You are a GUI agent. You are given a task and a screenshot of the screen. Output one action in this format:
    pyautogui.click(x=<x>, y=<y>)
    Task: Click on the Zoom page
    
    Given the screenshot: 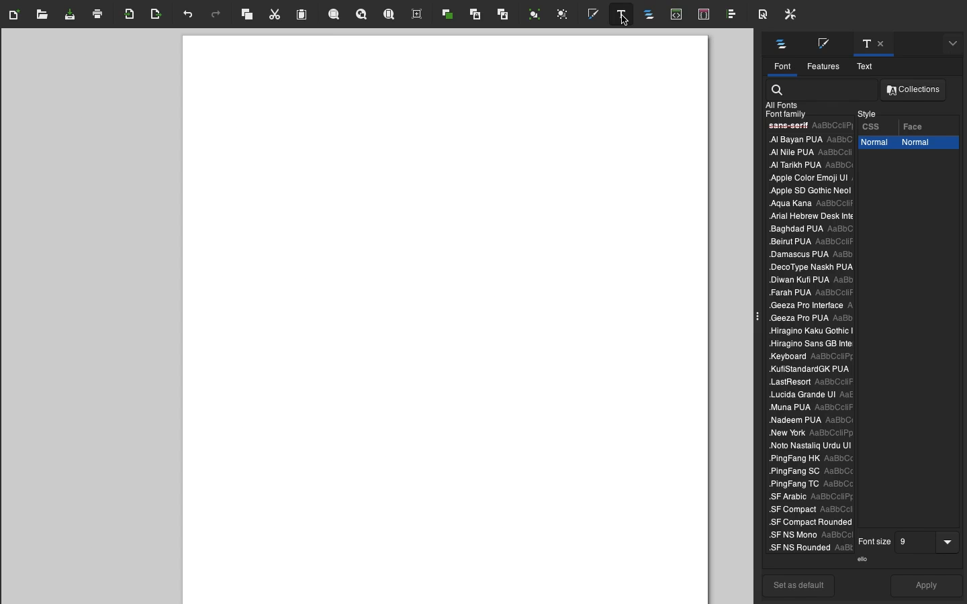 What is the action you would take?
    pyautogui.click(x=391, y=13)
    